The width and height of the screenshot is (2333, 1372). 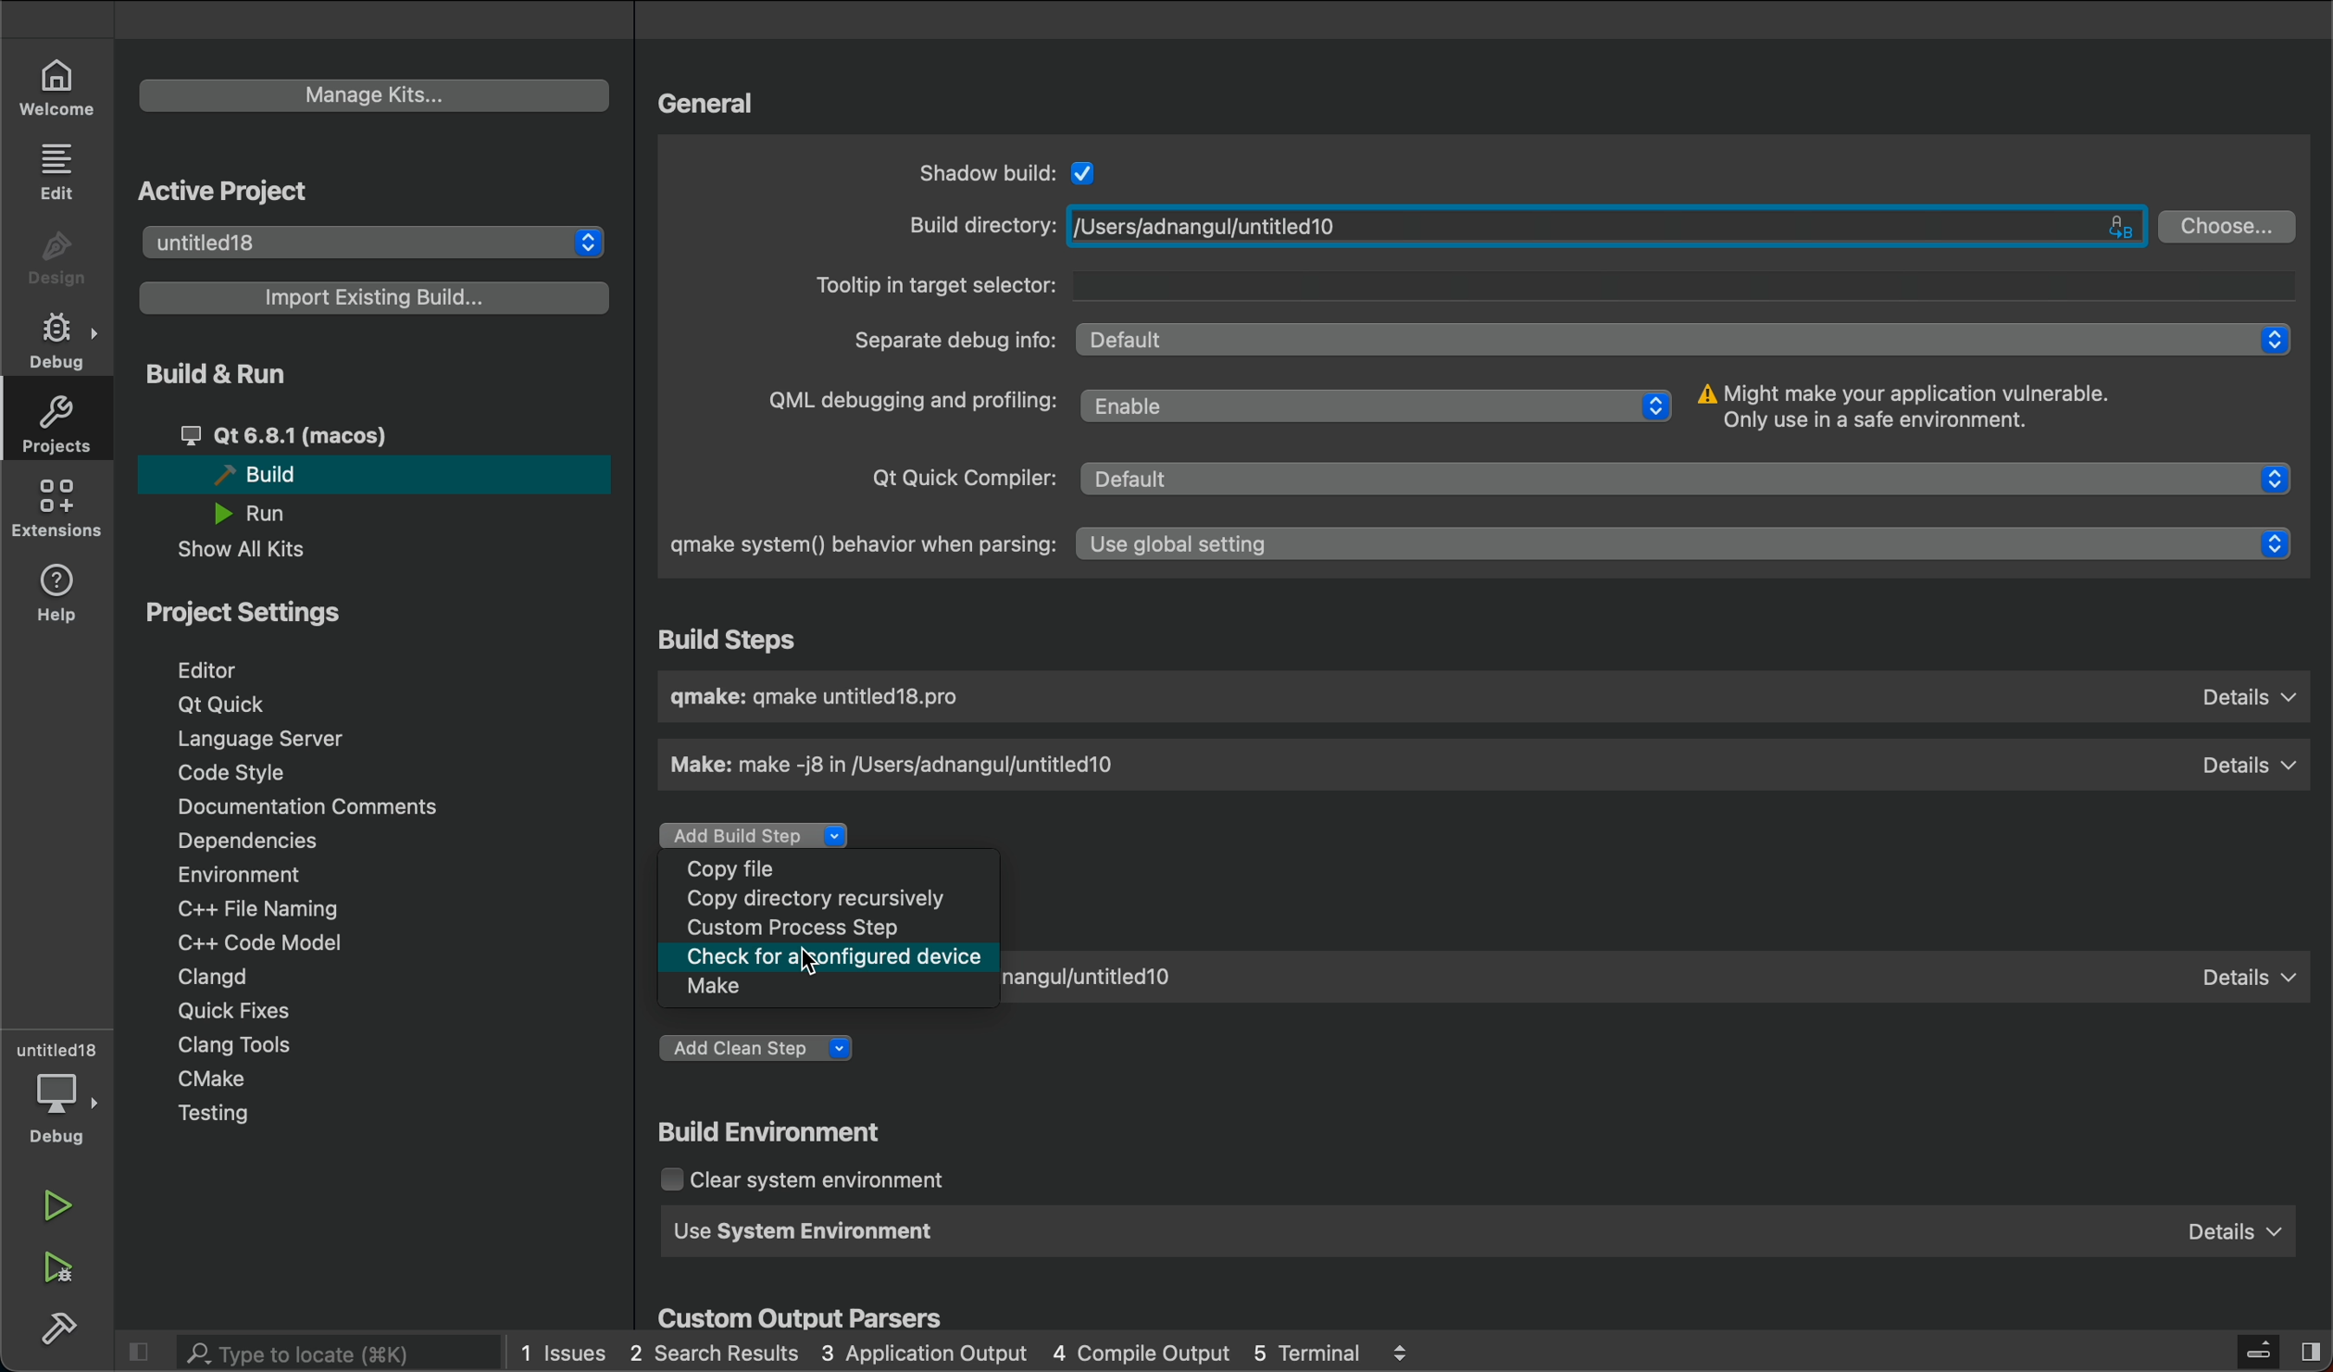 I want to click on build, so click(x=68, y=1333).